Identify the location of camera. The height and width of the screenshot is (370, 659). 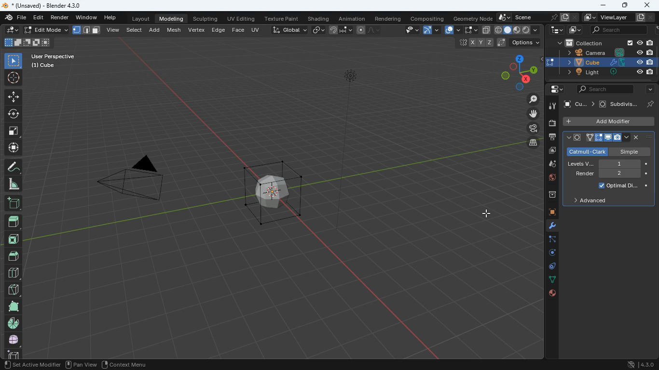
(551, 124).